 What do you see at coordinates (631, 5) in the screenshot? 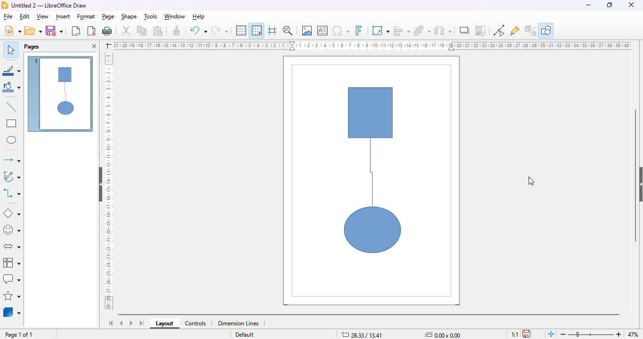
I see `close` at bounding box center [631, 5].